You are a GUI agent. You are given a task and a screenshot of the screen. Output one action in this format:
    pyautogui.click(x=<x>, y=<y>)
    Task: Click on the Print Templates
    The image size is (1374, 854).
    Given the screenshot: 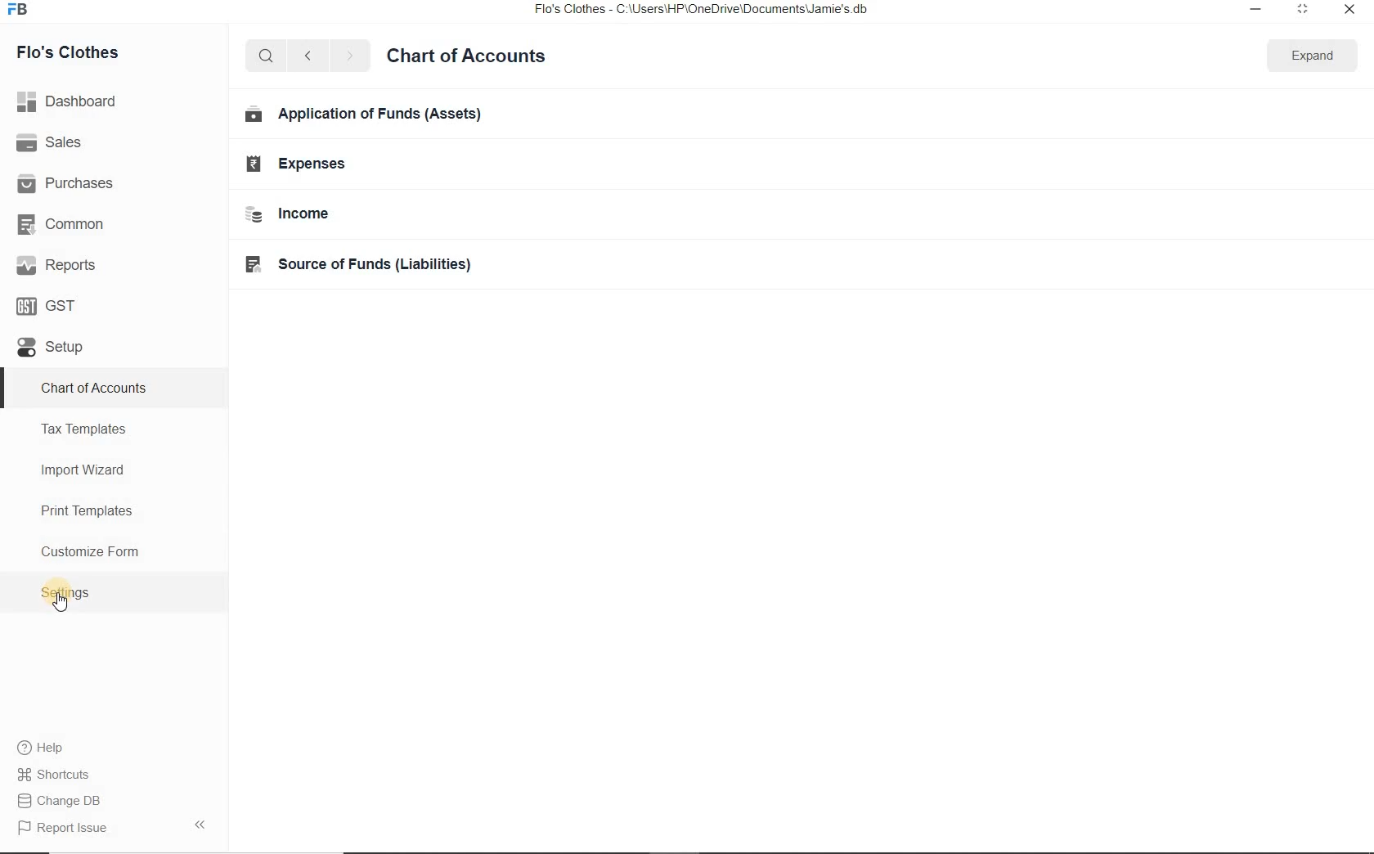 What is the action you would take?
    pyautogui.click(x=85, y=510)
    